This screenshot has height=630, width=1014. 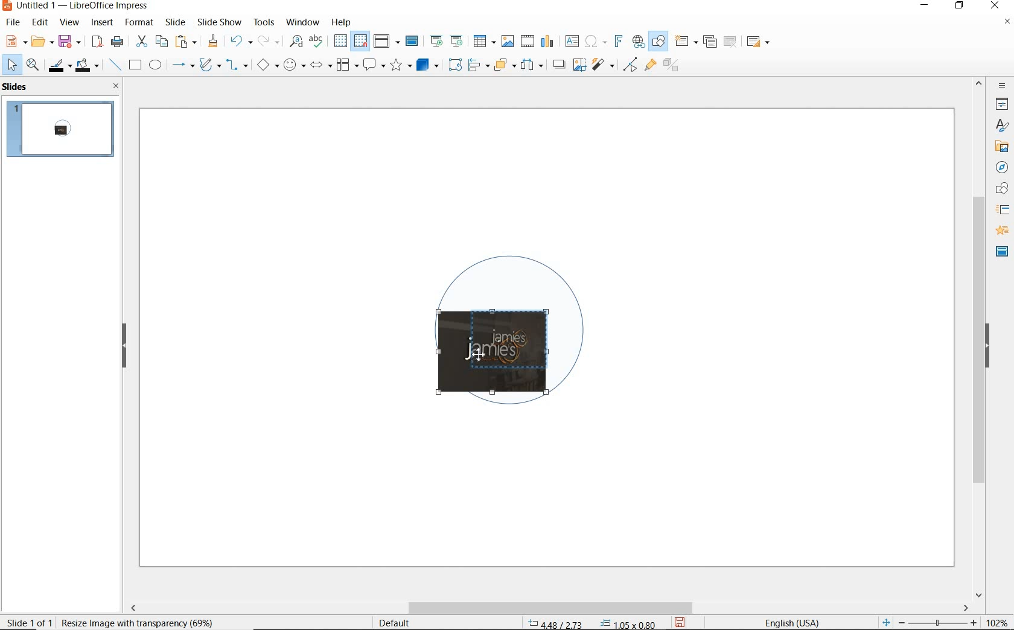 What do you see at coordinates (593, 40) in the screenshot?
I see `insert special characters` at bounding box center [593, 40].